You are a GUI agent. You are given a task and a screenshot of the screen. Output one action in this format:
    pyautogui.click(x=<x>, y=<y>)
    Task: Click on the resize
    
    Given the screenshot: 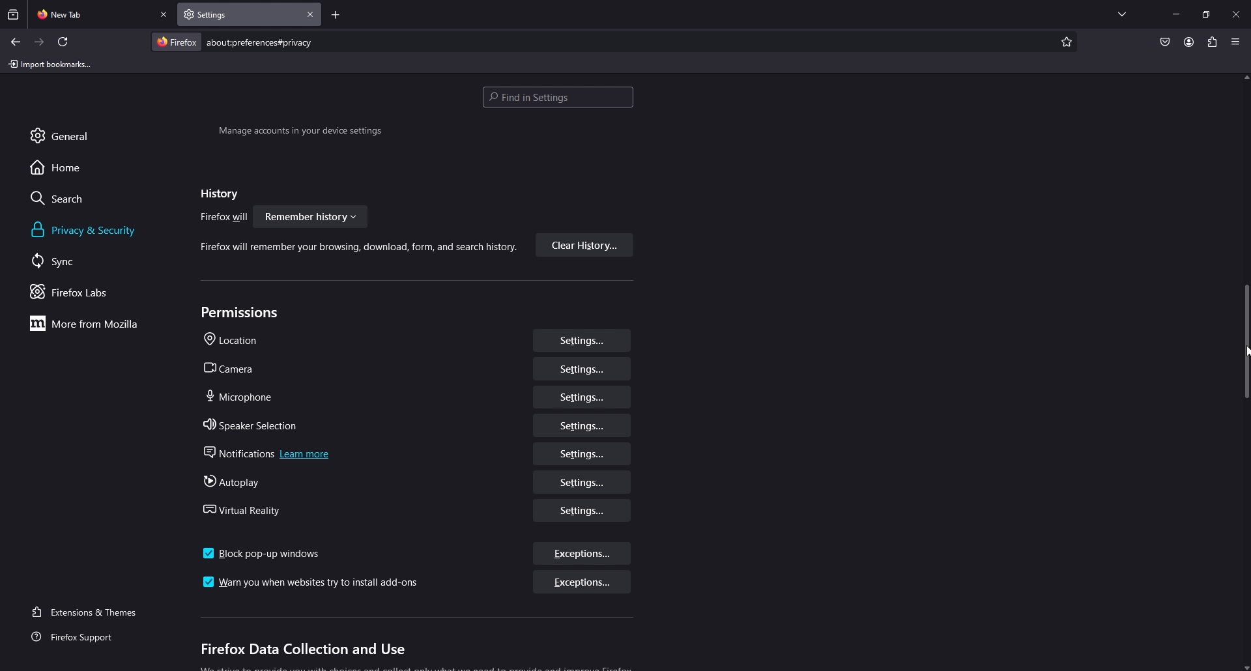 What is the action you would take?
    pyautogui.click(x=1206, y=14)
    